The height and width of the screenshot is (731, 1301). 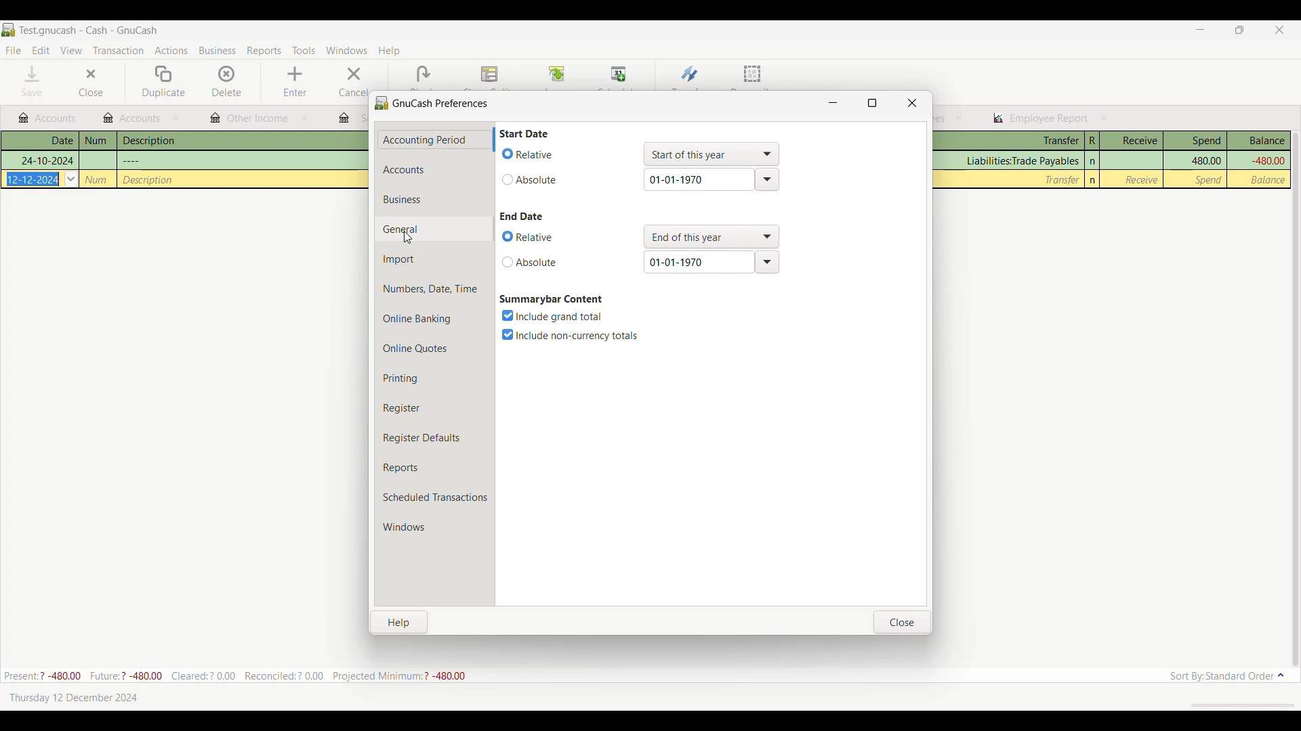 I want to click on Actions menu, so click(x=171, y=50).